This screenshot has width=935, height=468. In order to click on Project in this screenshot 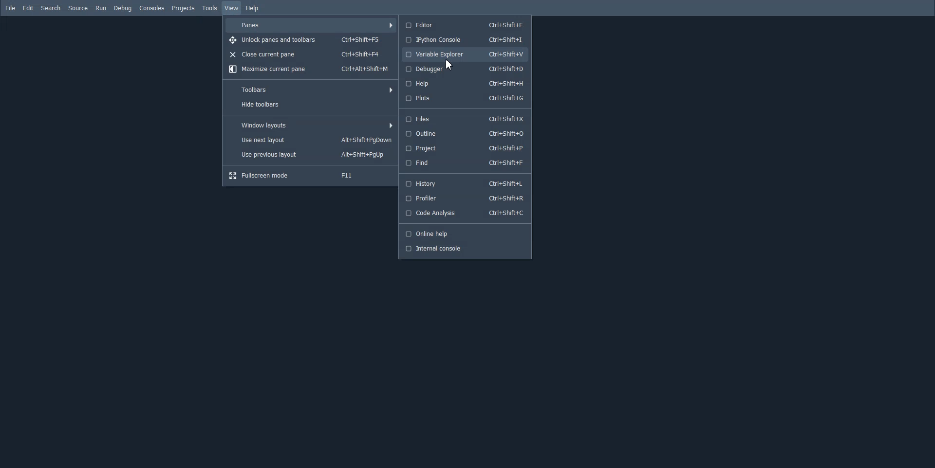, I will do `click(464, 147)`.